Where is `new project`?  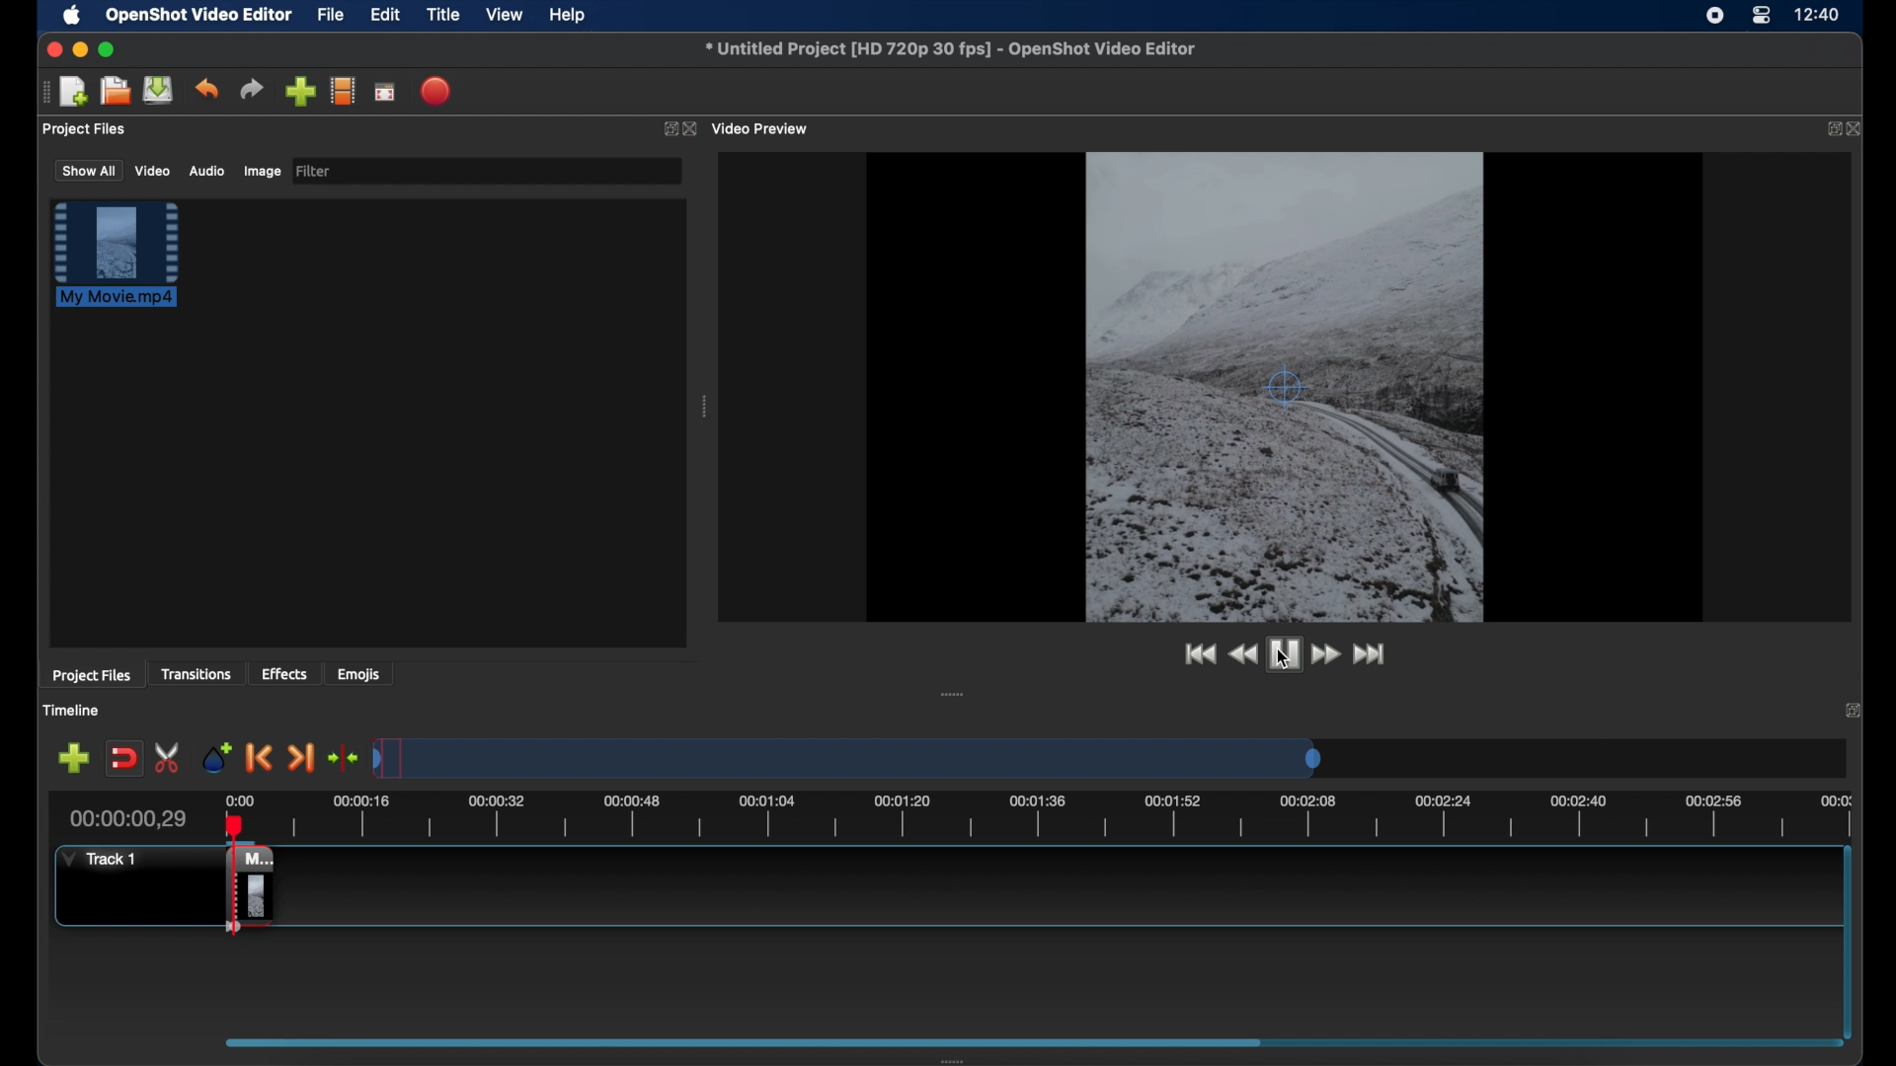 new project is located at coordinates (74, 92).